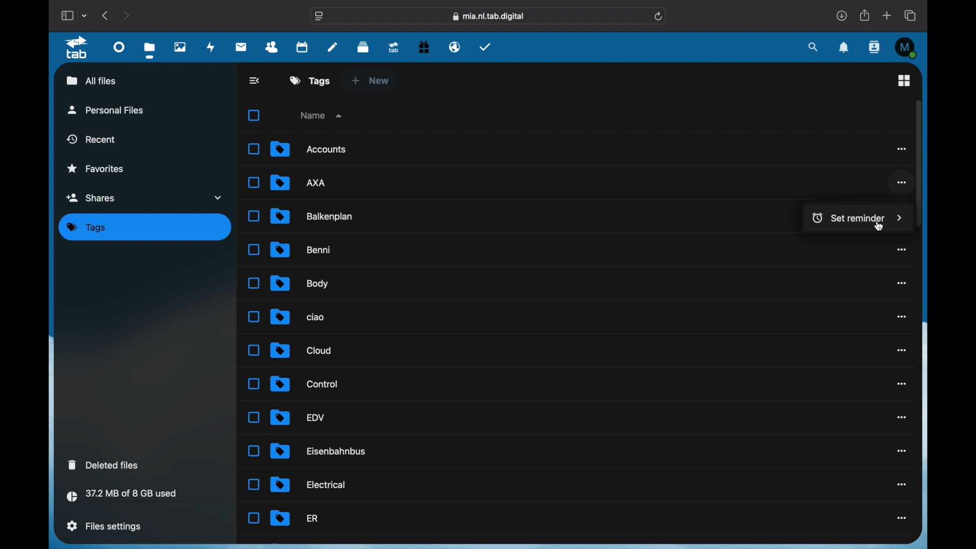 The image size is (976, 549). Describe the element at coordinates (902, 451) in the screenshot. I see `more options` at that location.